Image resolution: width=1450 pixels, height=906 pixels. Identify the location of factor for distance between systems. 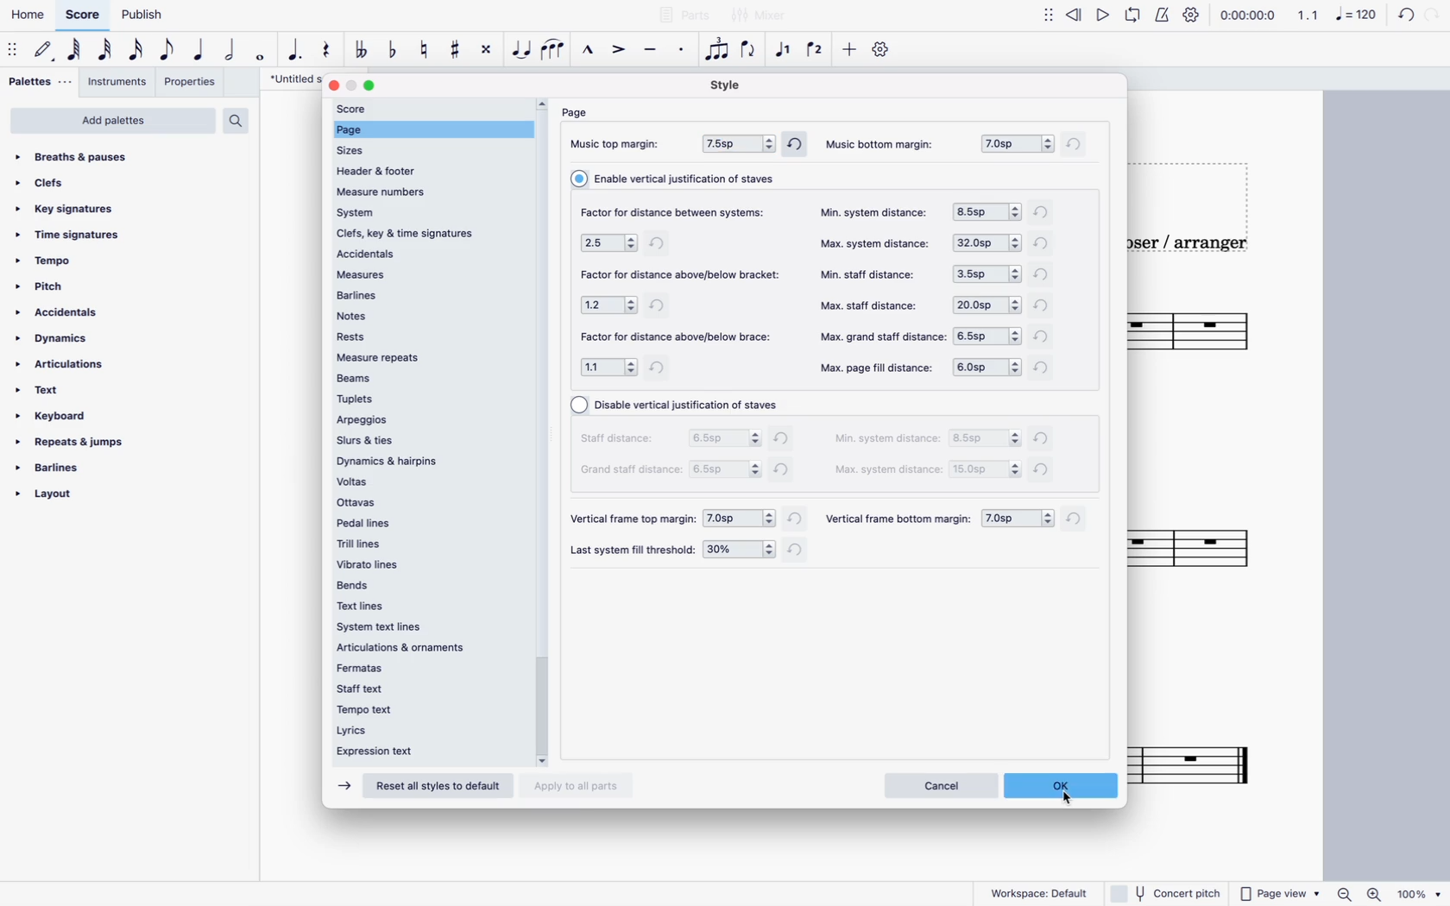
(679, 210).